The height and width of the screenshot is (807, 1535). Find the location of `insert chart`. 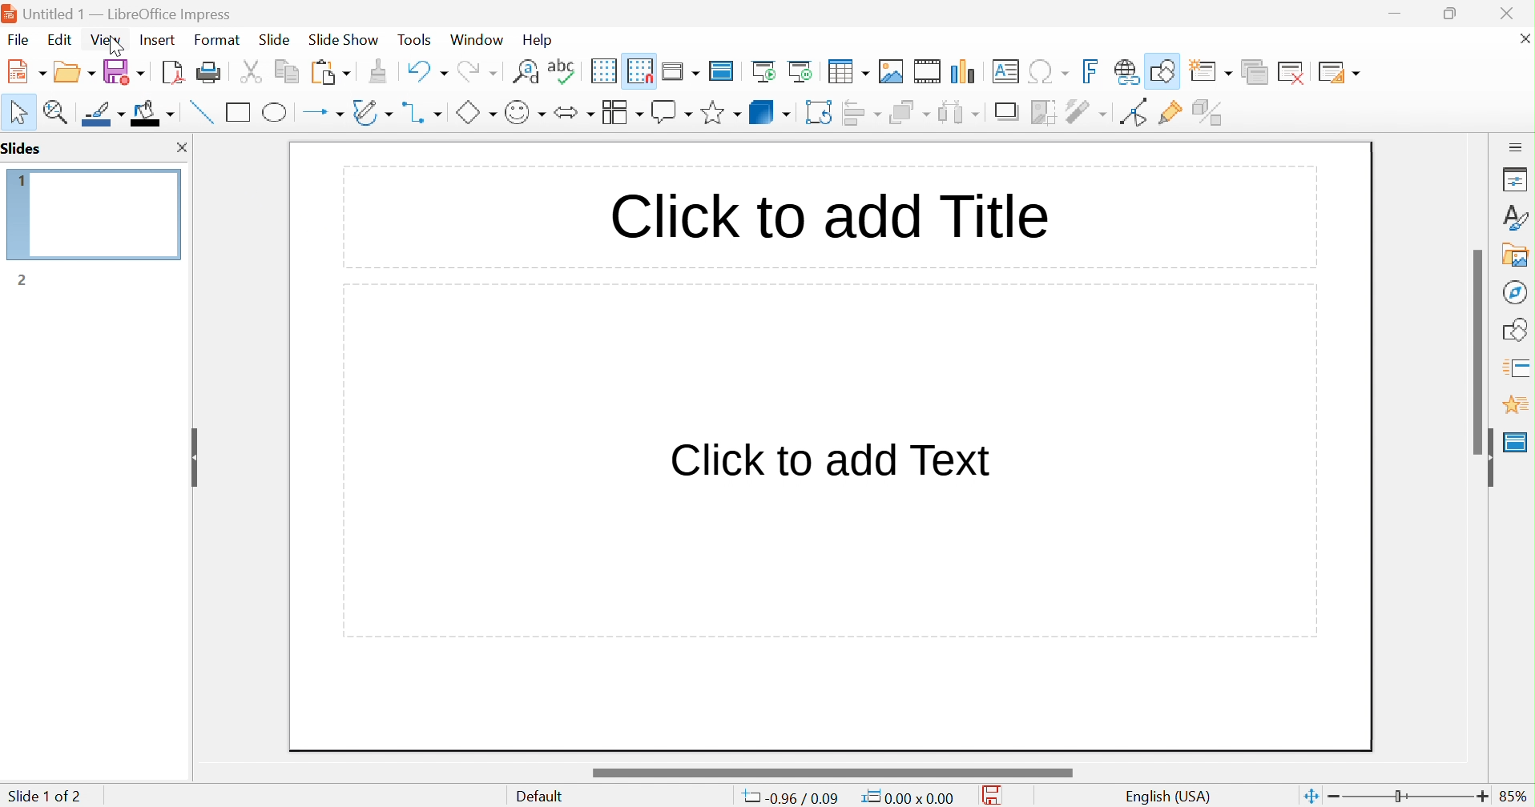

insert chart is located at coordinates (965, 71).